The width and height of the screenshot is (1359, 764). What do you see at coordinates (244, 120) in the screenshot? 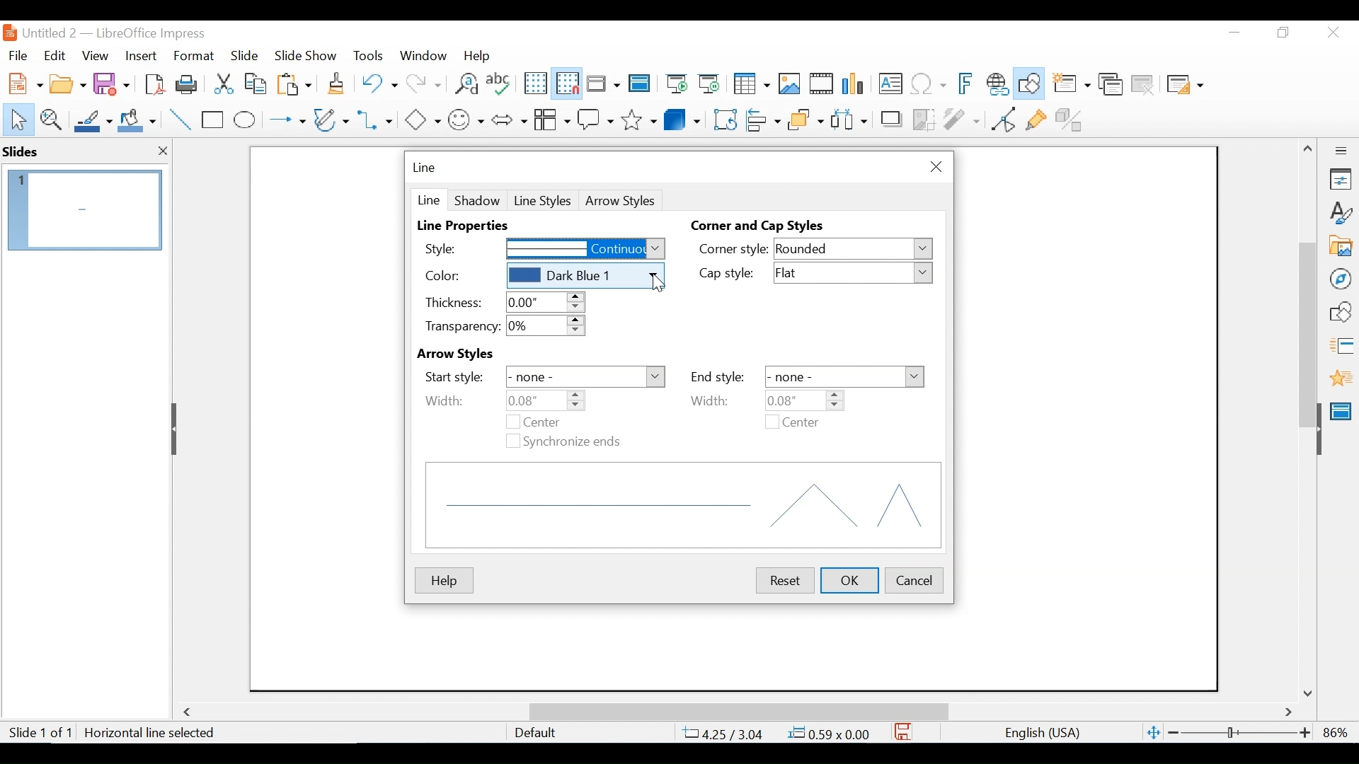
I see `Ellipse` at bounding box center [244, 120].